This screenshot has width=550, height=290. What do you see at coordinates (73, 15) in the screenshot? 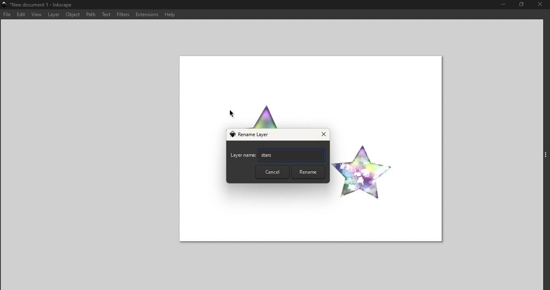
I see `object` at bounding box center [73, 15].